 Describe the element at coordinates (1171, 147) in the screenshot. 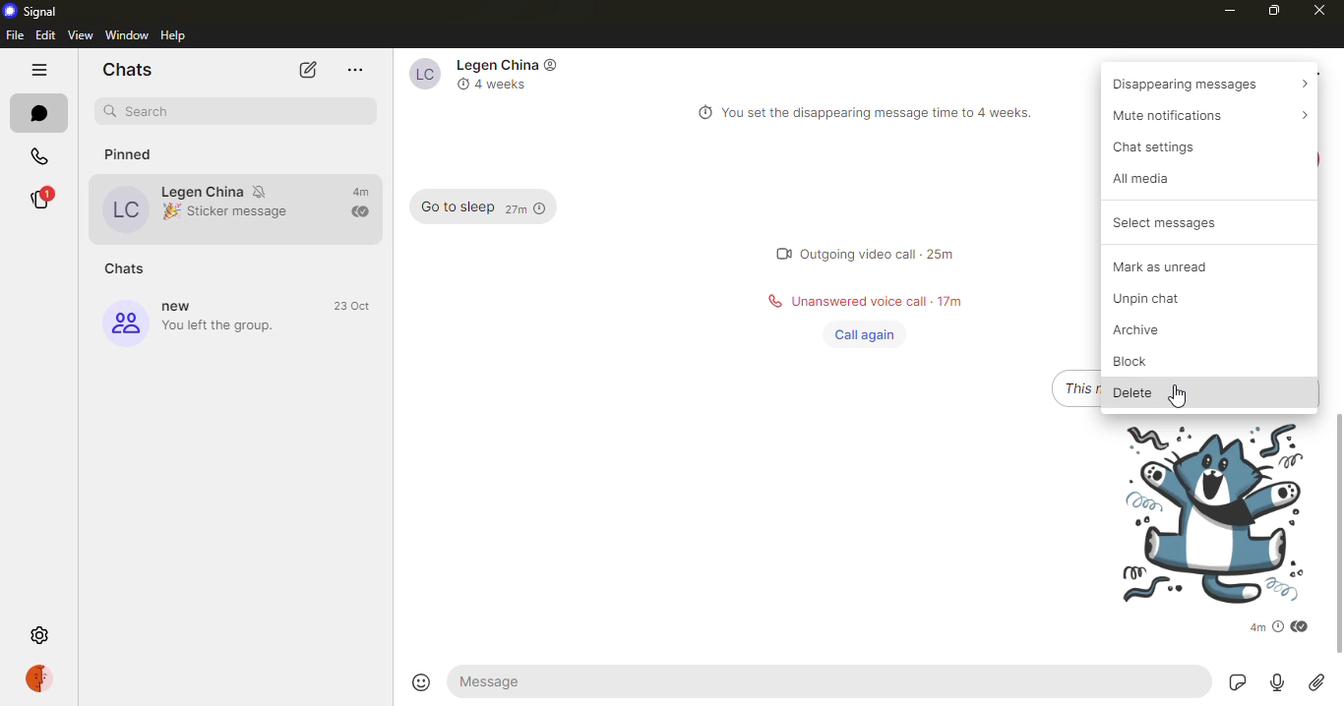

I see `chat settings` at that location.